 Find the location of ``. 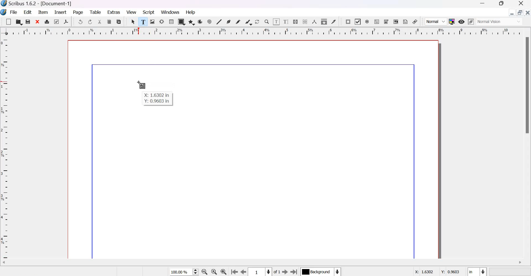

 is located at coordinates (225, 272).